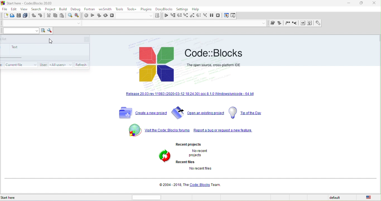  I want to click on wxsmith, so click(105, 9).